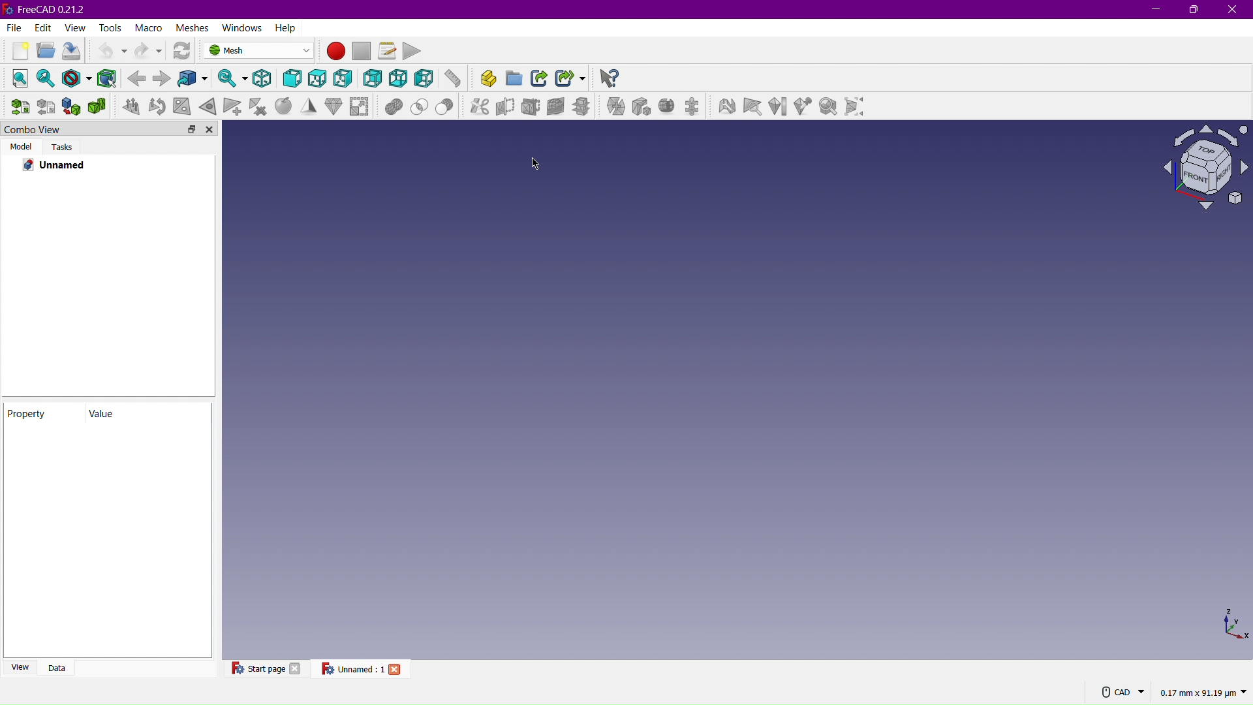 The width and height of the screenshot is (1253, 705). Describe the element at coordinates (1203, 693) in the screenshot. I see `0.17 mm x 91.19 mm` at that location.